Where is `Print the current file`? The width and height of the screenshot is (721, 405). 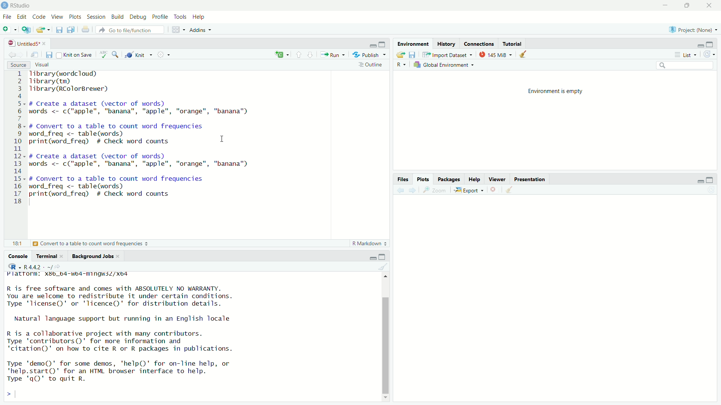
Print the current file is located at coordinates (84, 29).